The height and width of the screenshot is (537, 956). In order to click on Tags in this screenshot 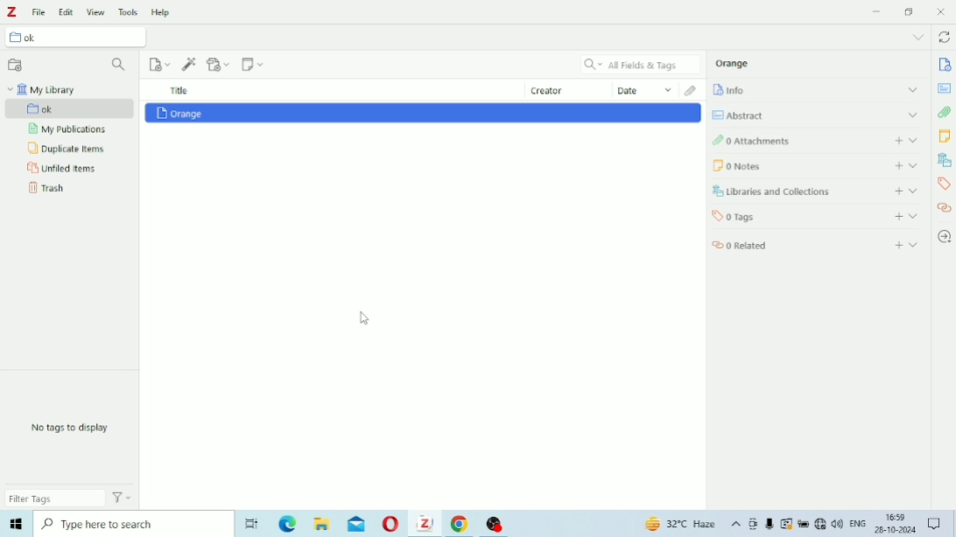, I will do `click(816, 215)`.